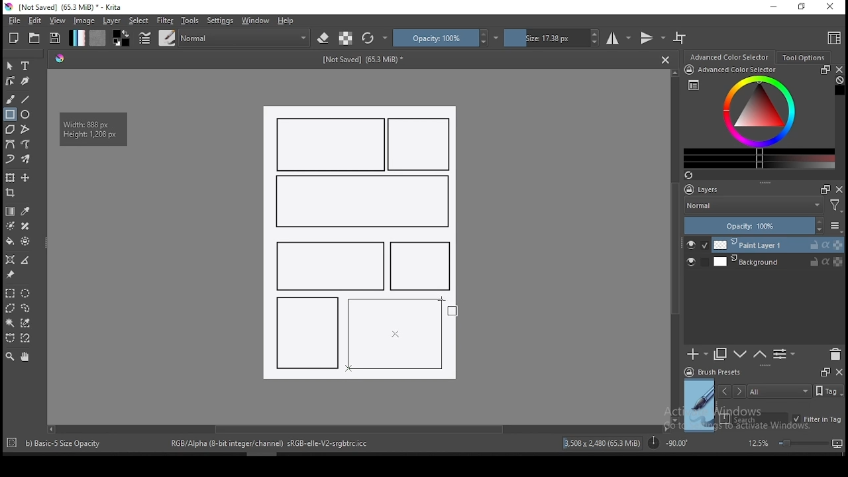 The width and height of the screenshot is (848, 477). Describe the element at coordinates (25, 226) in the screenshot. I see `smart patch tool` at that location.